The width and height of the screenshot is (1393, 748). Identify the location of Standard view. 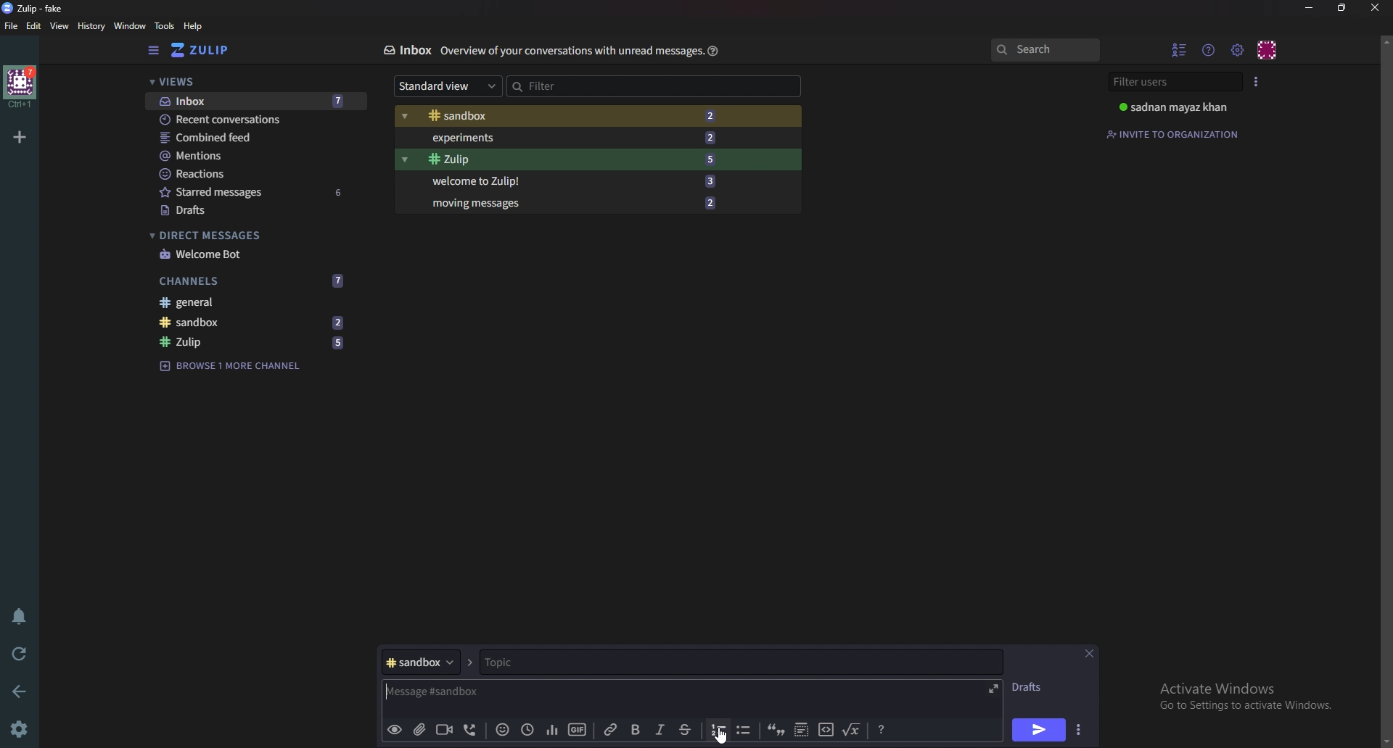
(443, 87).